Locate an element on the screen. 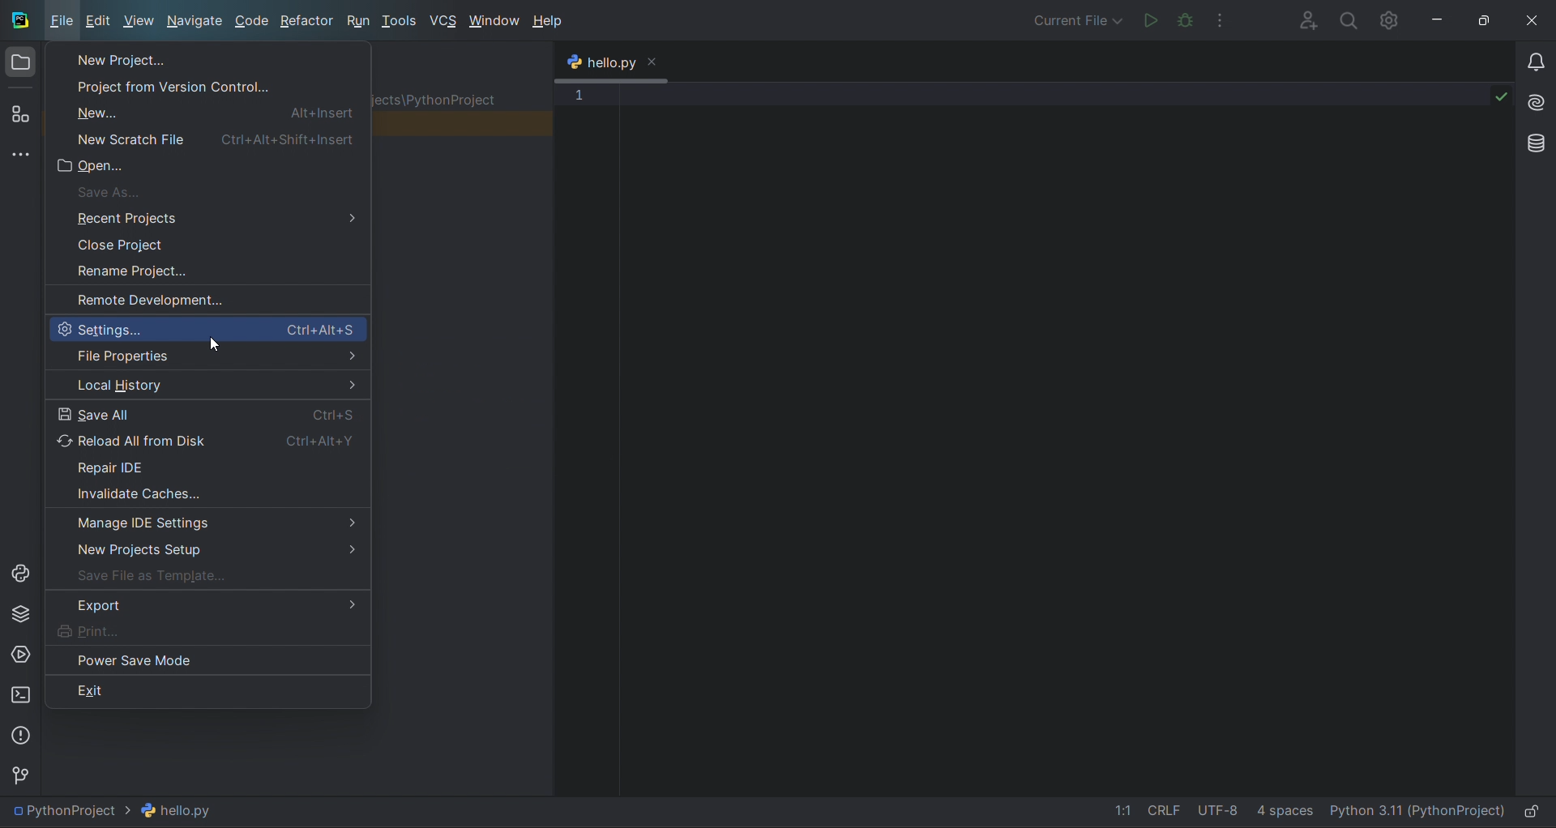 The image size is (1556, 828). repair ide is located at coordinates (212, 466).